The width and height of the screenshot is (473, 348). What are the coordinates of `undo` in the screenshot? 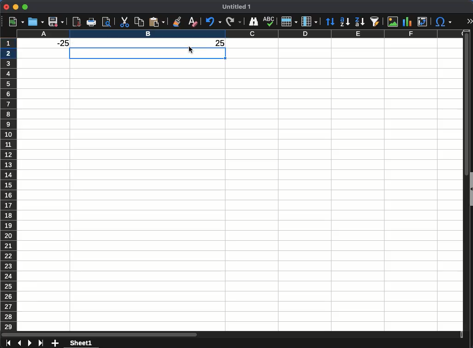 It's located at (213, 22).